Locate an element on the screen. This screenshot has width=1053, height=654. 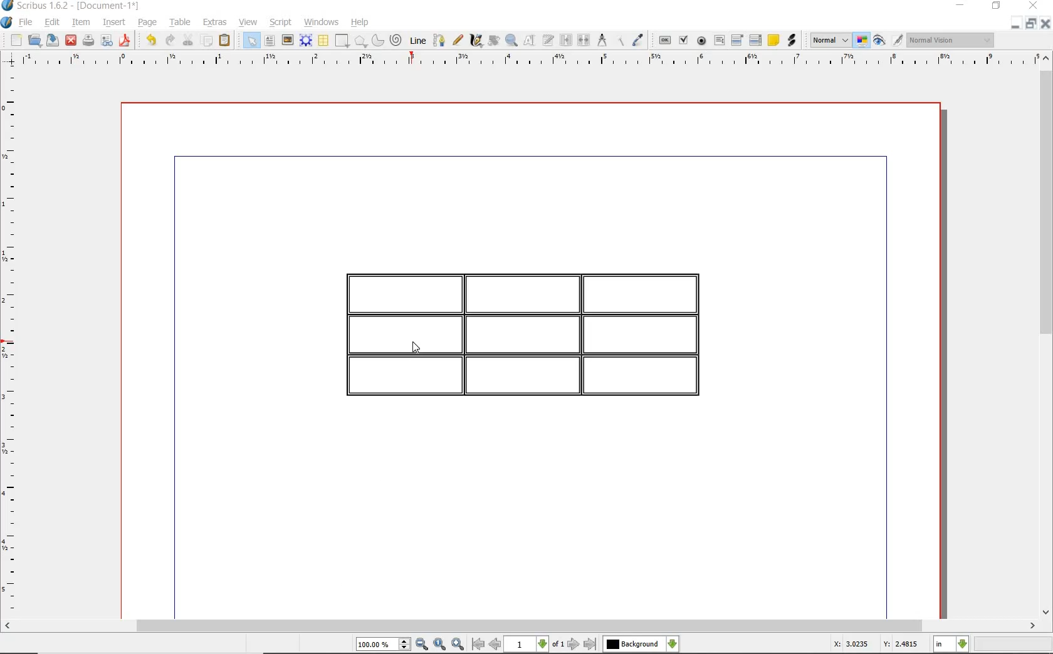
unlink text frames is located at coordinates (584, 40).